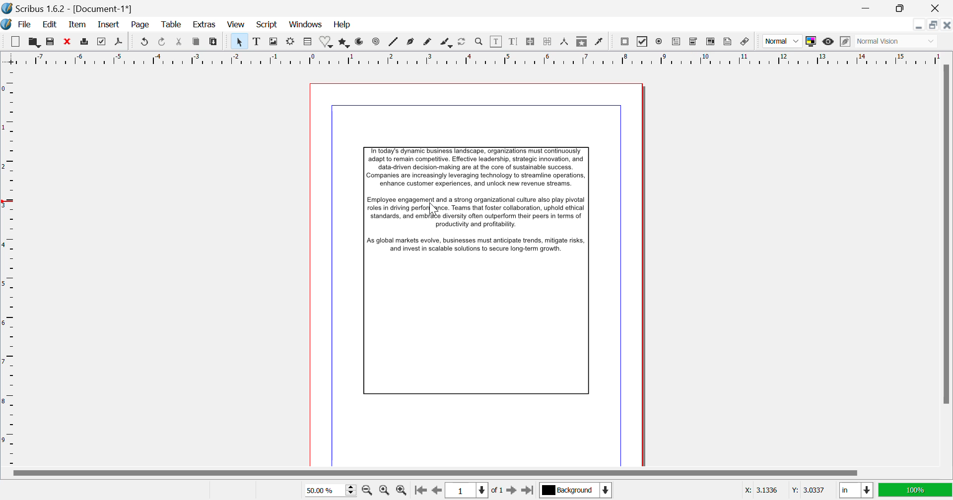  Describe the element at coordinates (679, 41) in the screenshot. I see `Pdf Text Field` at that location.